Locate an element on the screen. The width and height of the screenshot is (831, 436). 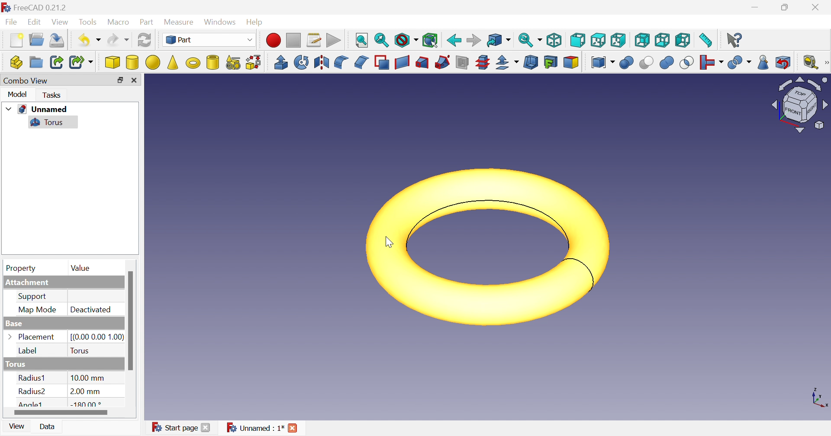
Split objects is located at coordinates (739, 63).